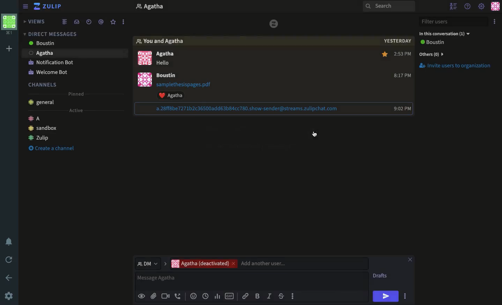 This screenshot has height=305, width=502. What do you see at coordinates (245, 295) in the screenshot?
I see `Link` at bounding box center [245, 295].